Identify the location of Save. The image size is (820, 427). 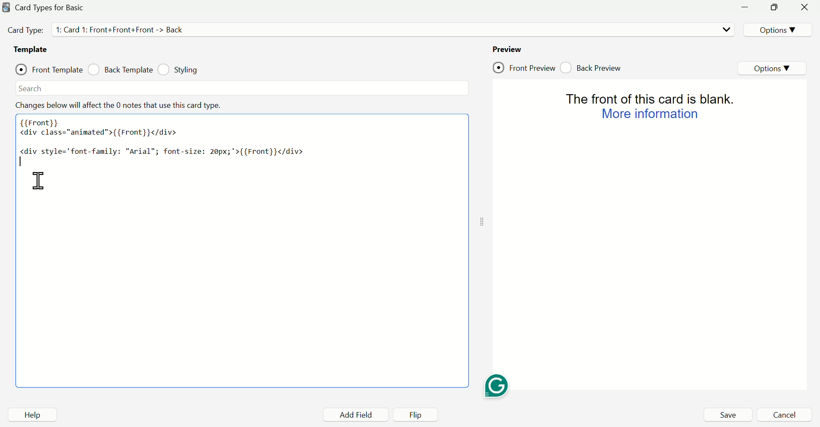
(727, 415).